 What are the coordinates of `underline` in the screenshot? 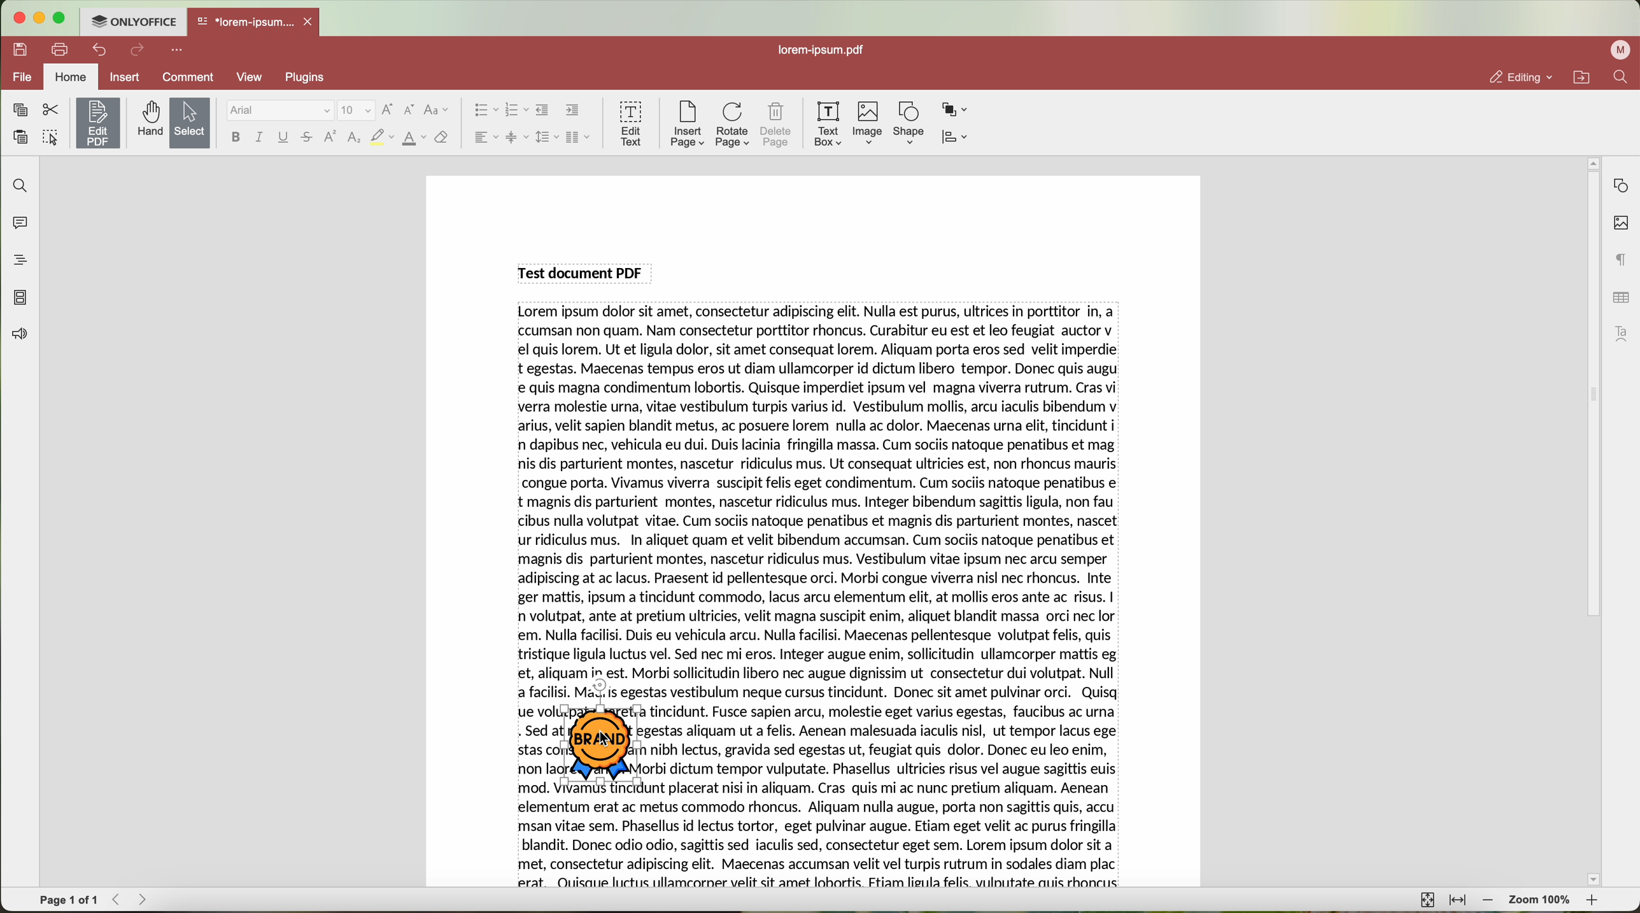 It's located at (284, 139).